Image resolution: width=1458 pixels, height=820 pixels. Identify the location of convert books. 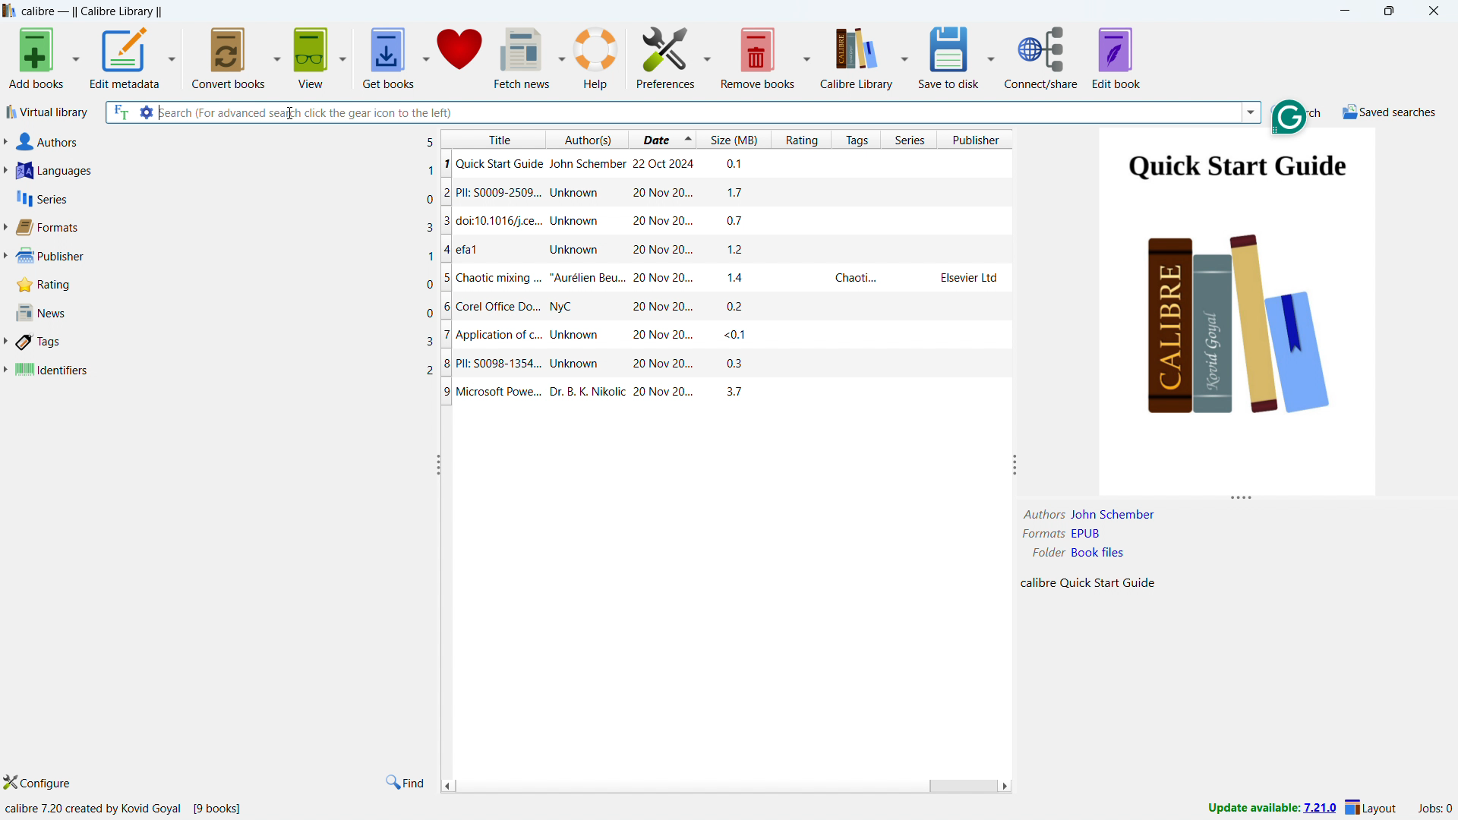
(229, 56).